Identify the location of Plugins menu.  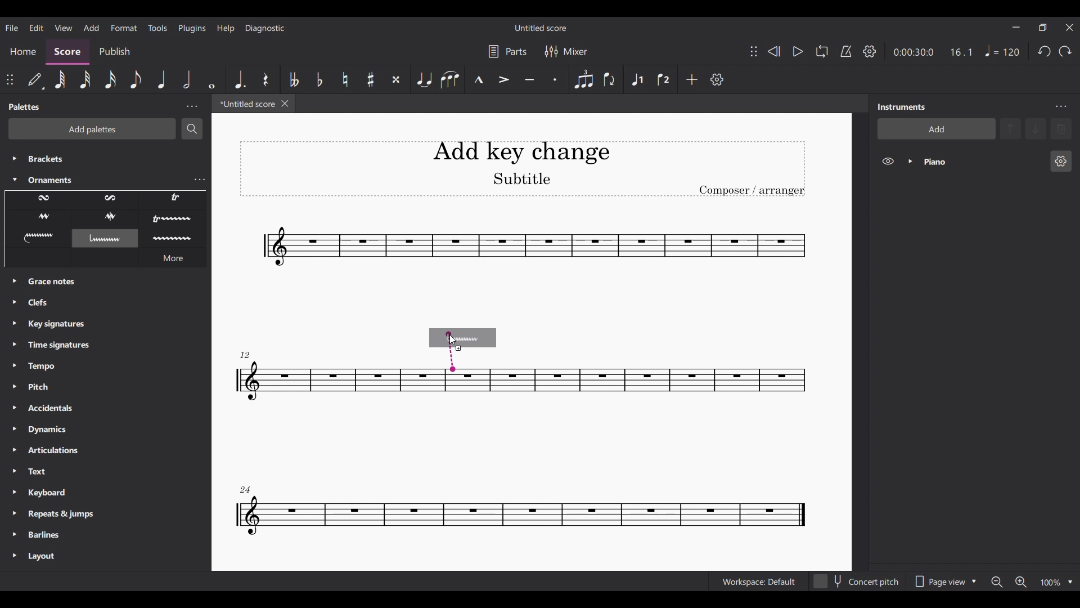
(192, 28).